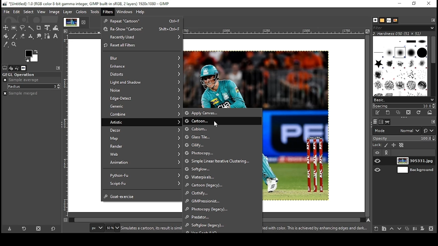 Image resolution: width=438 pixels, height=246 pixels. What do you see at coordinates (39, 28) in the screenshot?
I see `crop tool` at bounding box center [39, 28].